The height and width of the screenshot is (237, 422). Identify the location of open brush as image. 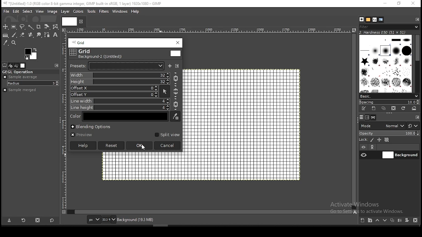
(414, 108).